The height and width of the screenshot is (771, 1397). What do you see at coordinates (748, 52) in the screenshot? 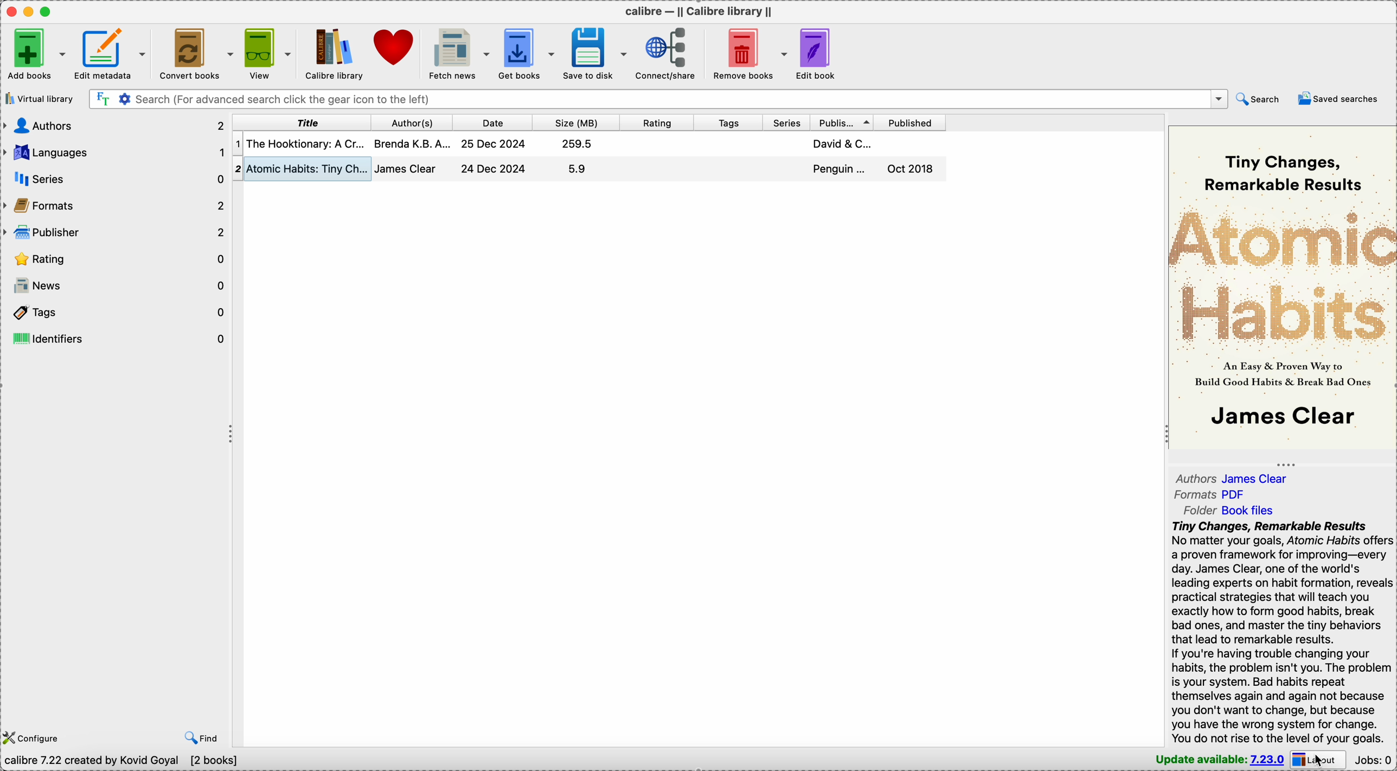
I see `remove books` at bounding box center [748, 52].